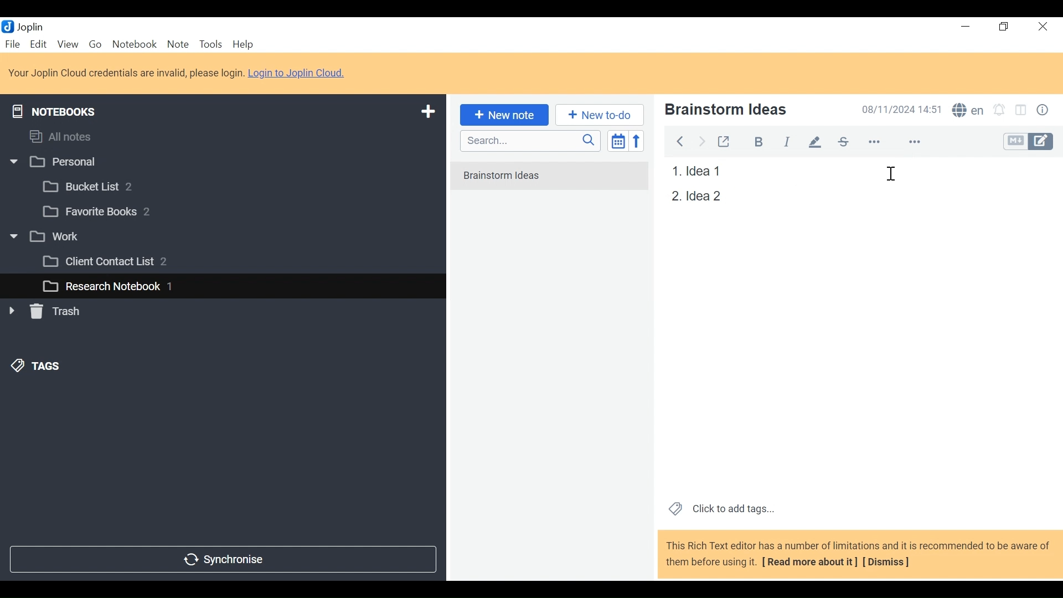 The image size is (1063, 598). What do you see at coordinates (881, 142) in the screenshot?
I see `more options` at bounding box center [881, 142].